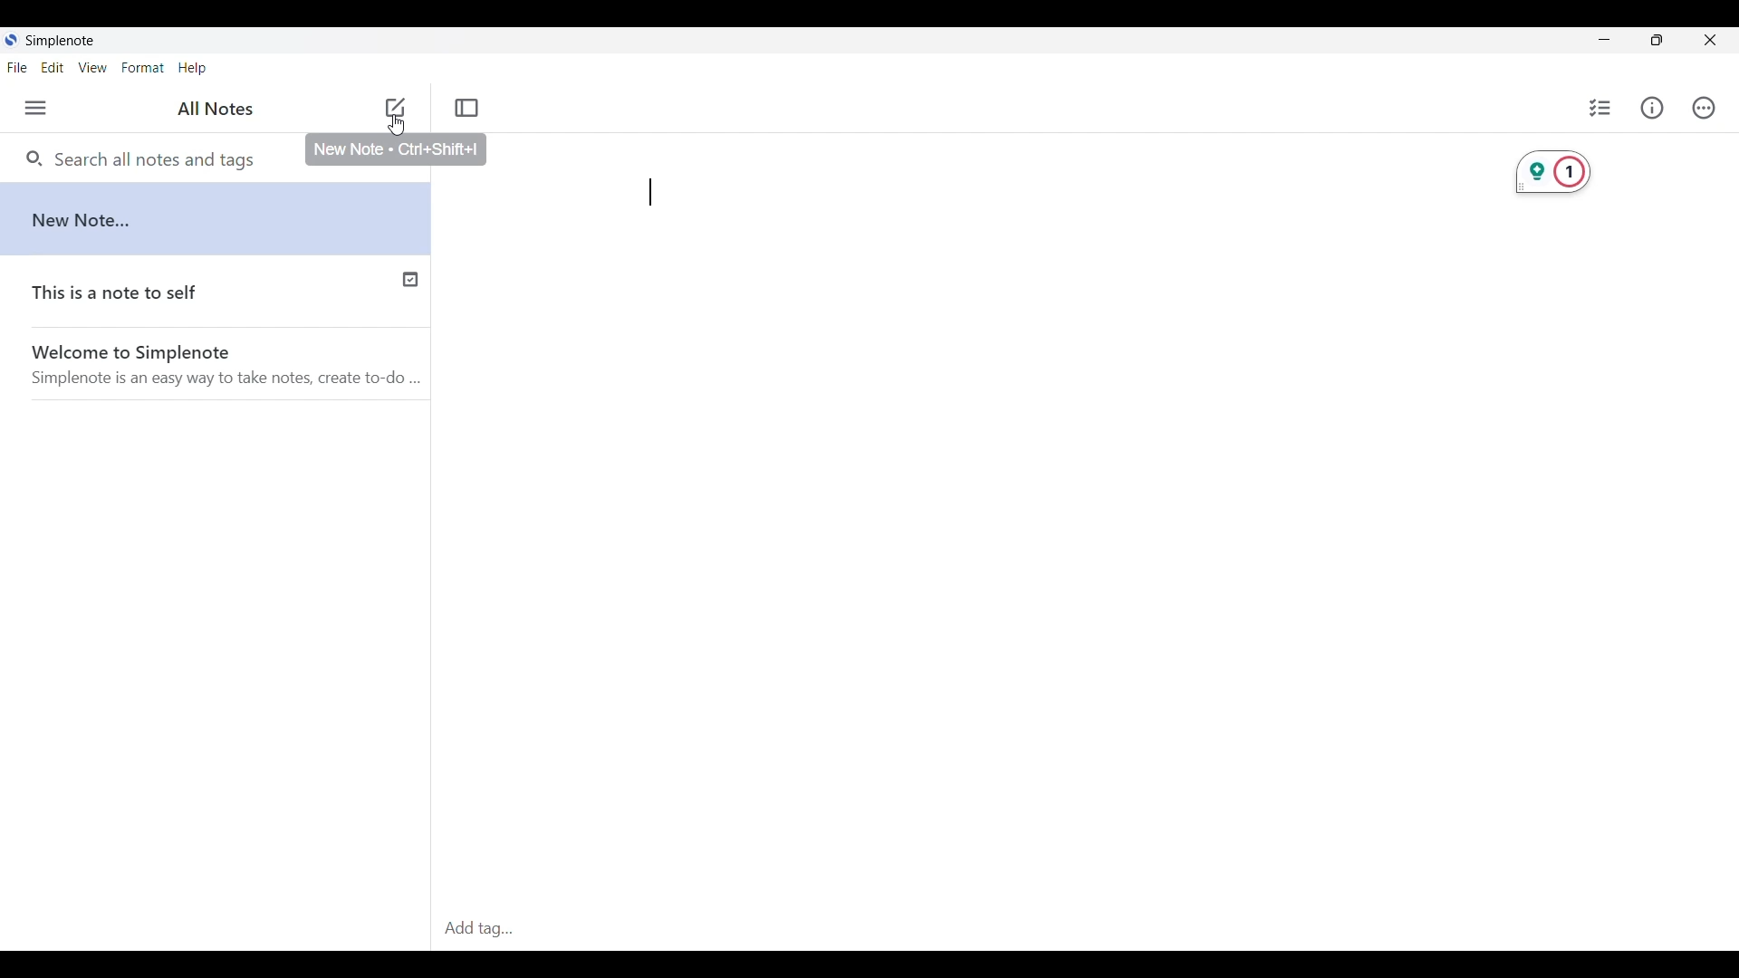 The height and width of the screenshot is (978, 1739). What do you see at coordinates (1704, 108) in the screenshot?
I see `Actions` at bounding box center [1704, 108].